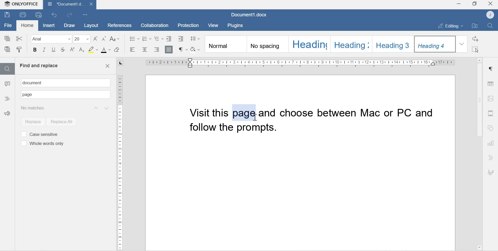 The image size is (498, 251). I want to click on Customize Quick Access Toolbar, so click(85, 14).